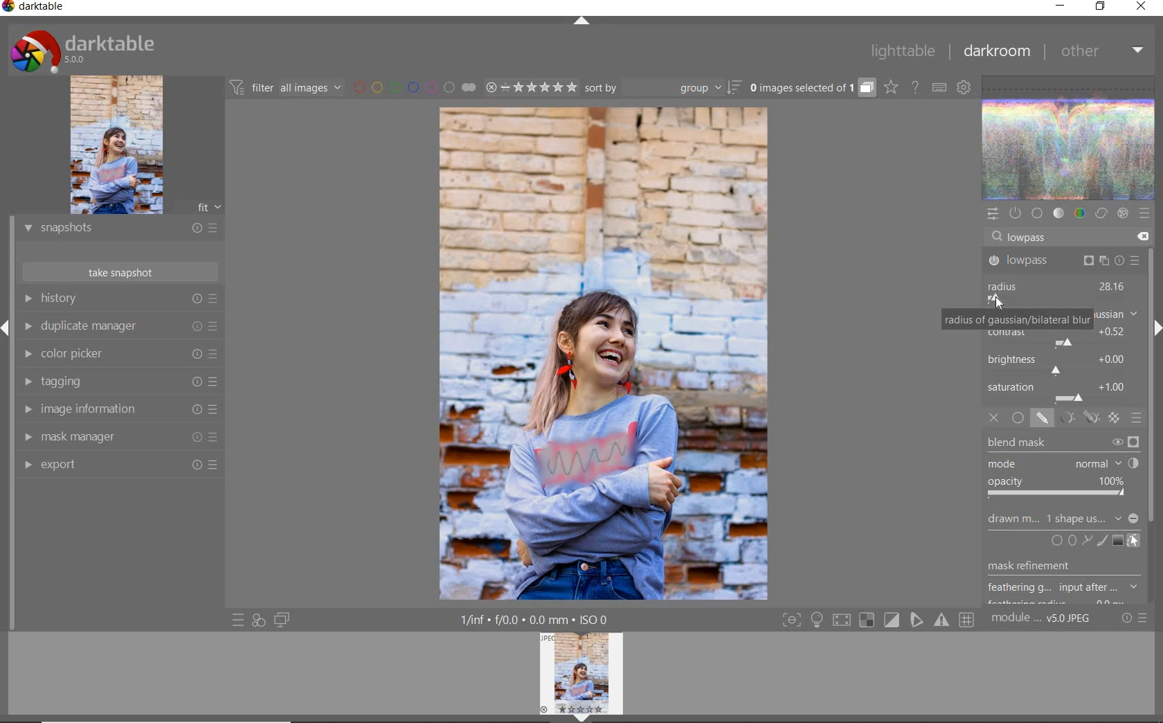 This screenshot has height=723, width=1163. Describe the element at coordinates (122, 328) in the screenshot. I see `duplicate manager` at that location.